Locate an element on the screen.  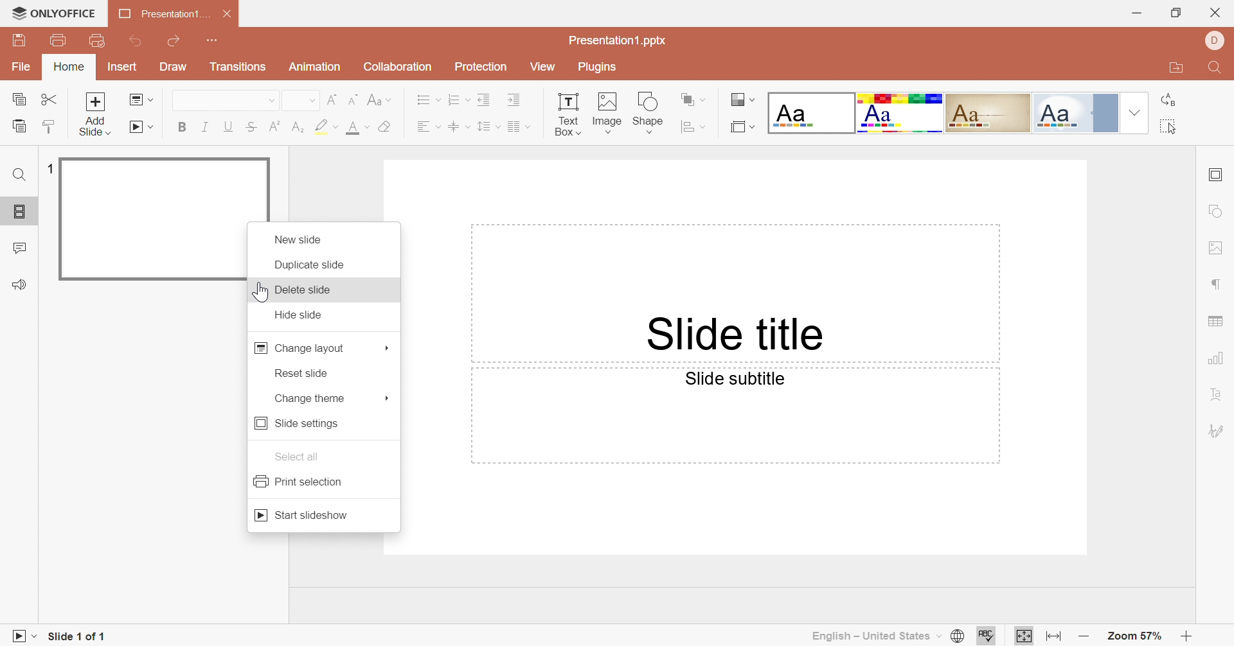
Decrease Indent is located at coordinates (484, 98).